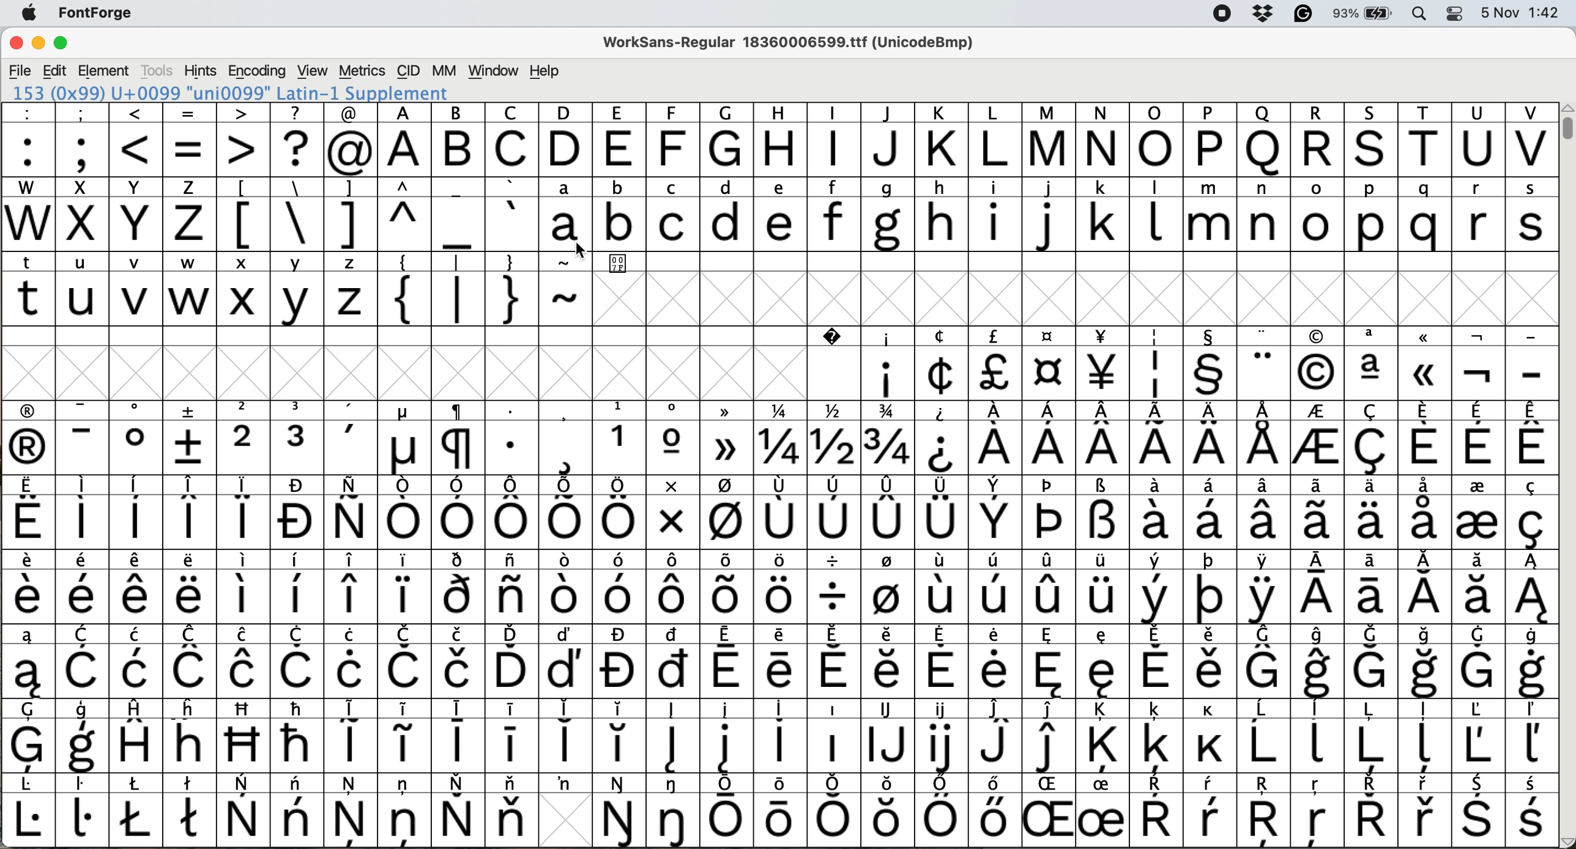 The height and width of the screenshot is (849, 1576). Describe the element at coordinates (19, 72) in the screenshot. I see `file` at that location.